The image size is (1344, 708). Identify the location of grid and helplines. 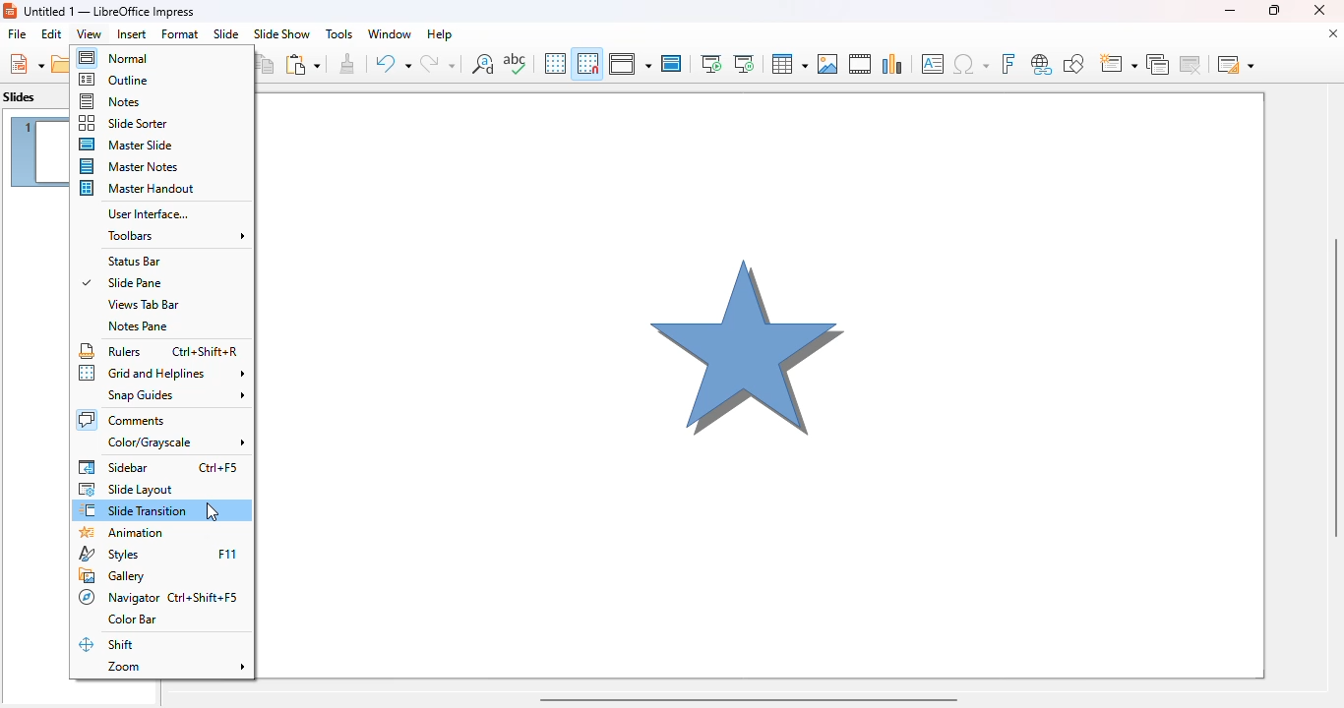
(163, 374).